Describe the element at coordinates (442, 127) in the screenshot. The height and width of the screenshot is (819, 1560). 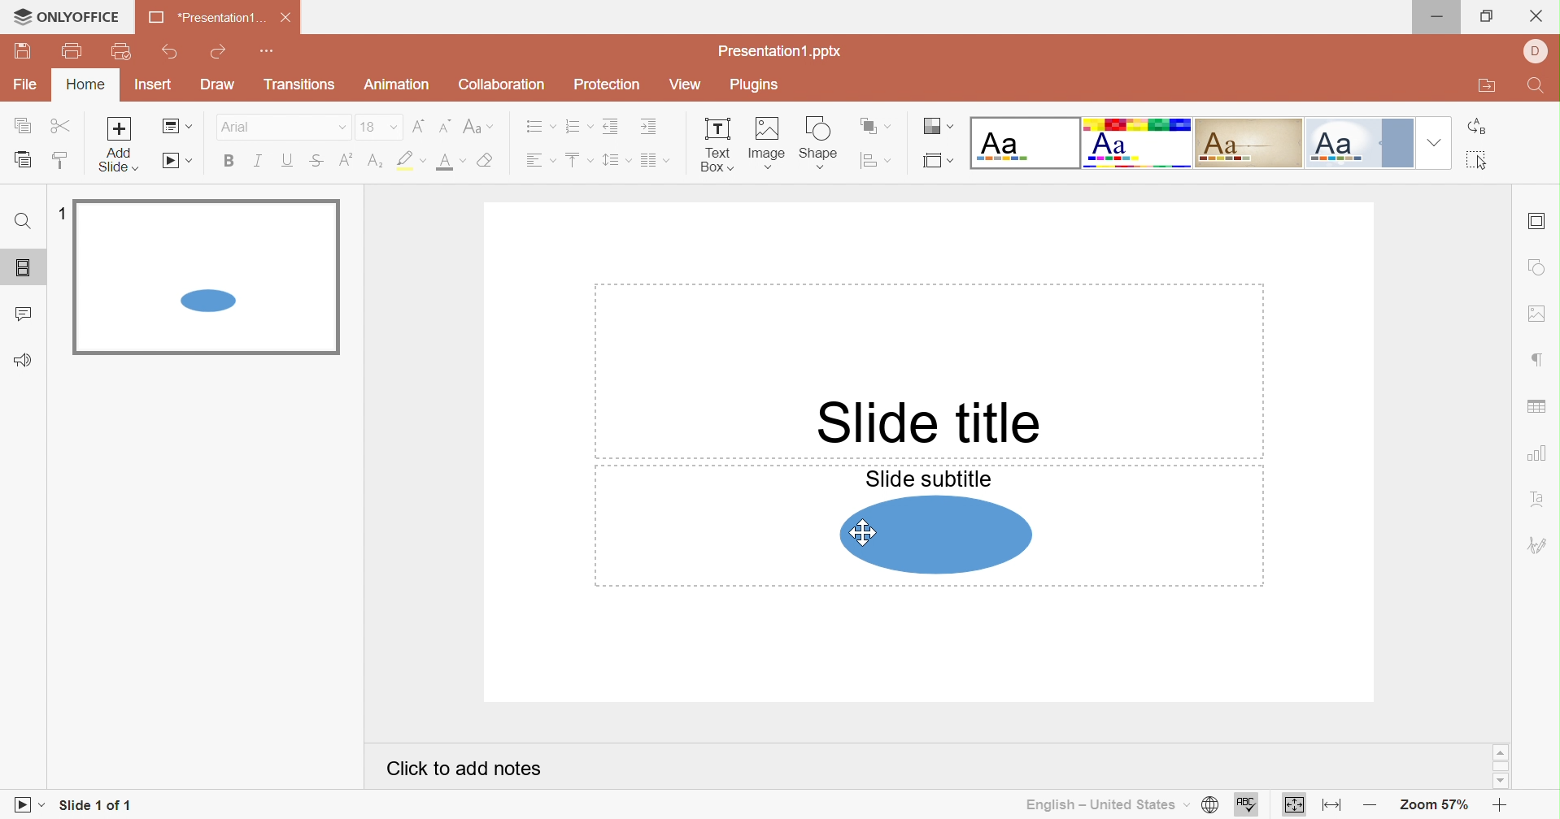
I see `Decrement font size` at that location.